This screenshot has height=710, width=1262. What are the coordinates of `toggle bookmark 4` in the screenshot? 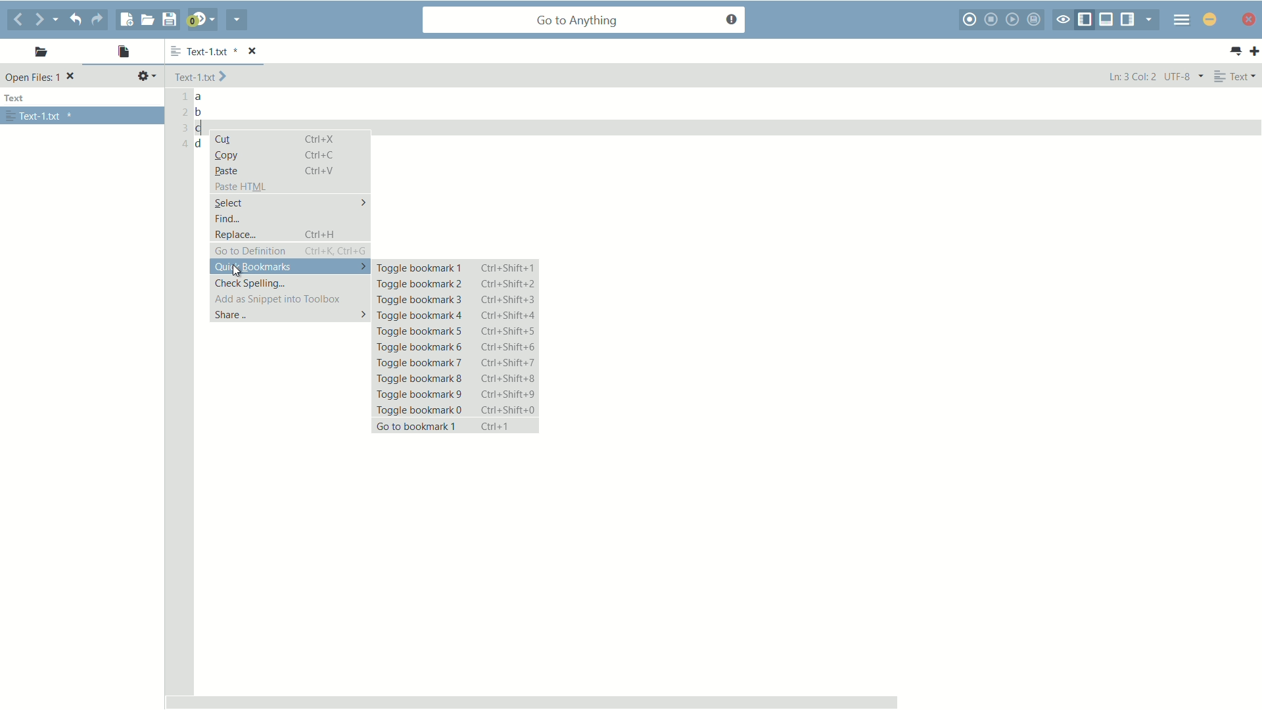 It's located at (456, 316).